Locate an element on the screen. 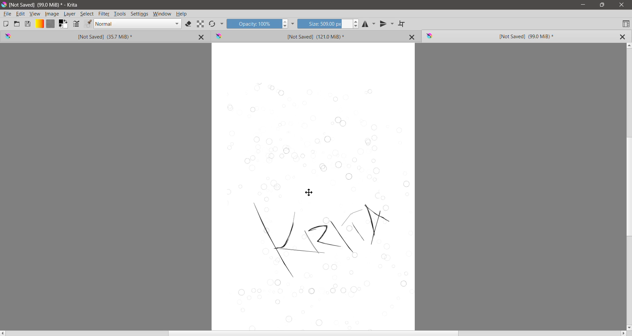  Vertical Mirror Tool is located at coordinates (387, 24).